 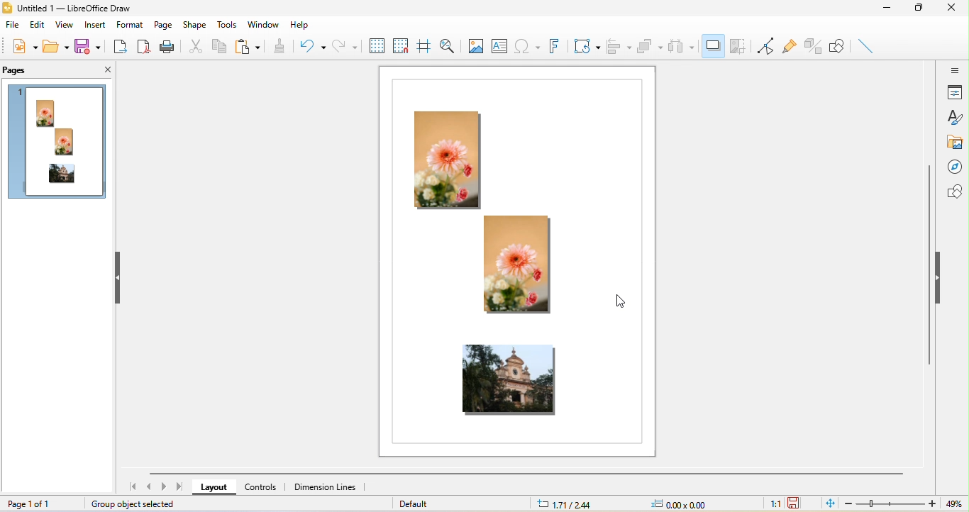 I want to click on redo, so click(x=344, y=45).